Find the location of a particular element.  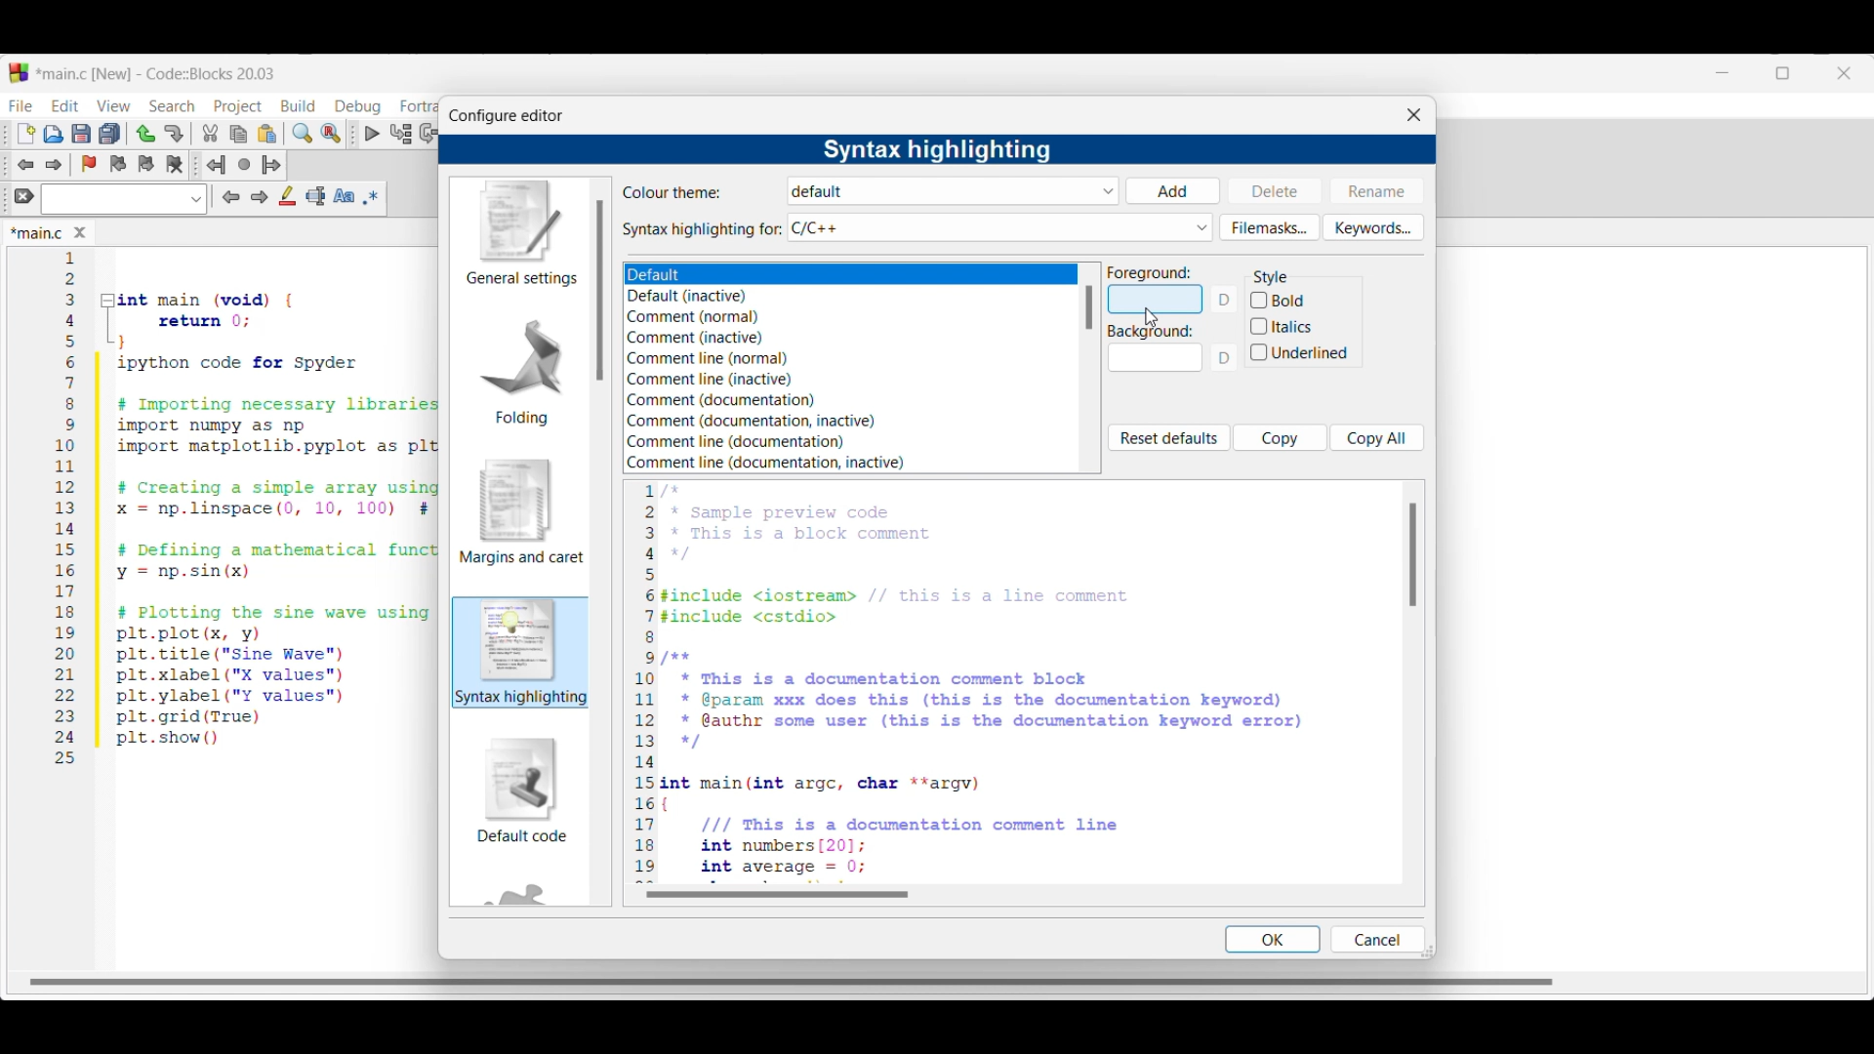

Build menu is located at coordinates (298, 105).